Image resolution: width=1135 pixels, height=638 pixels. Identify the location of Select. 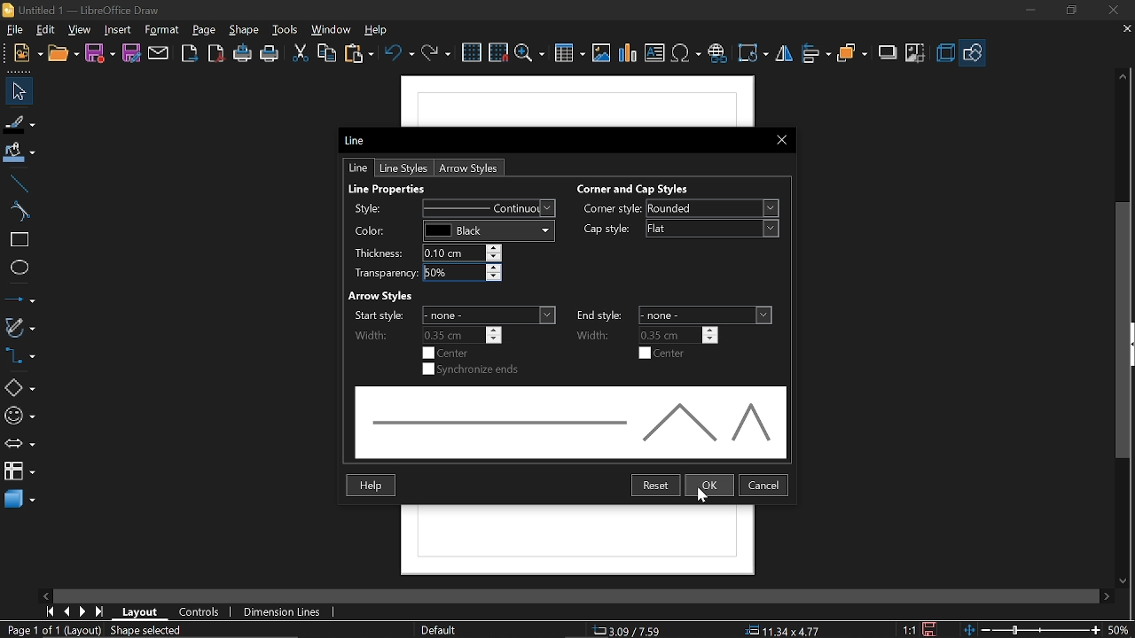
(16, 90).